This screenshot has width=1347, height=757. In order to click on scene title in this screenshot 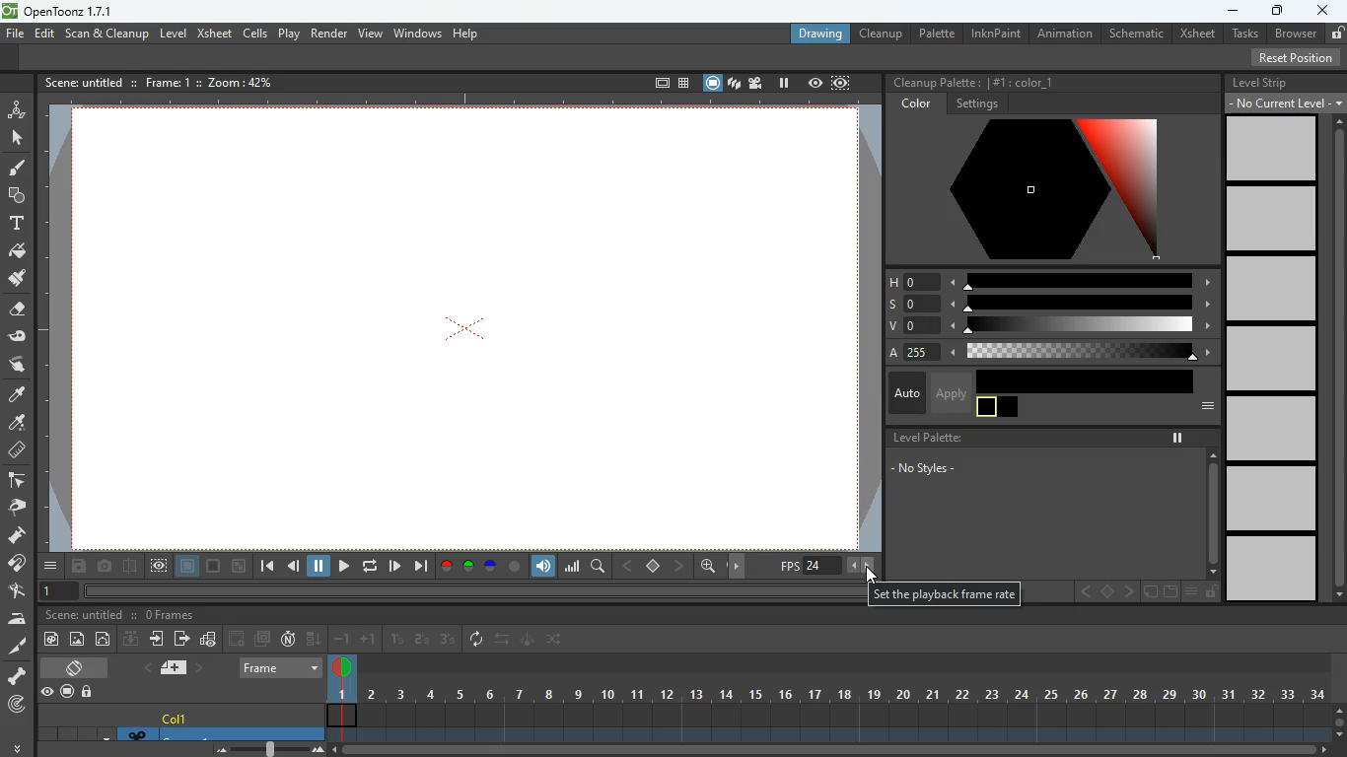, I will do `click(84, 84)`.